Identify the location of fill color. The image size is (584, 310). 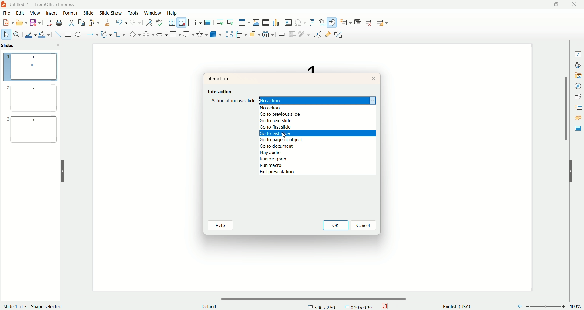
(43, 34).